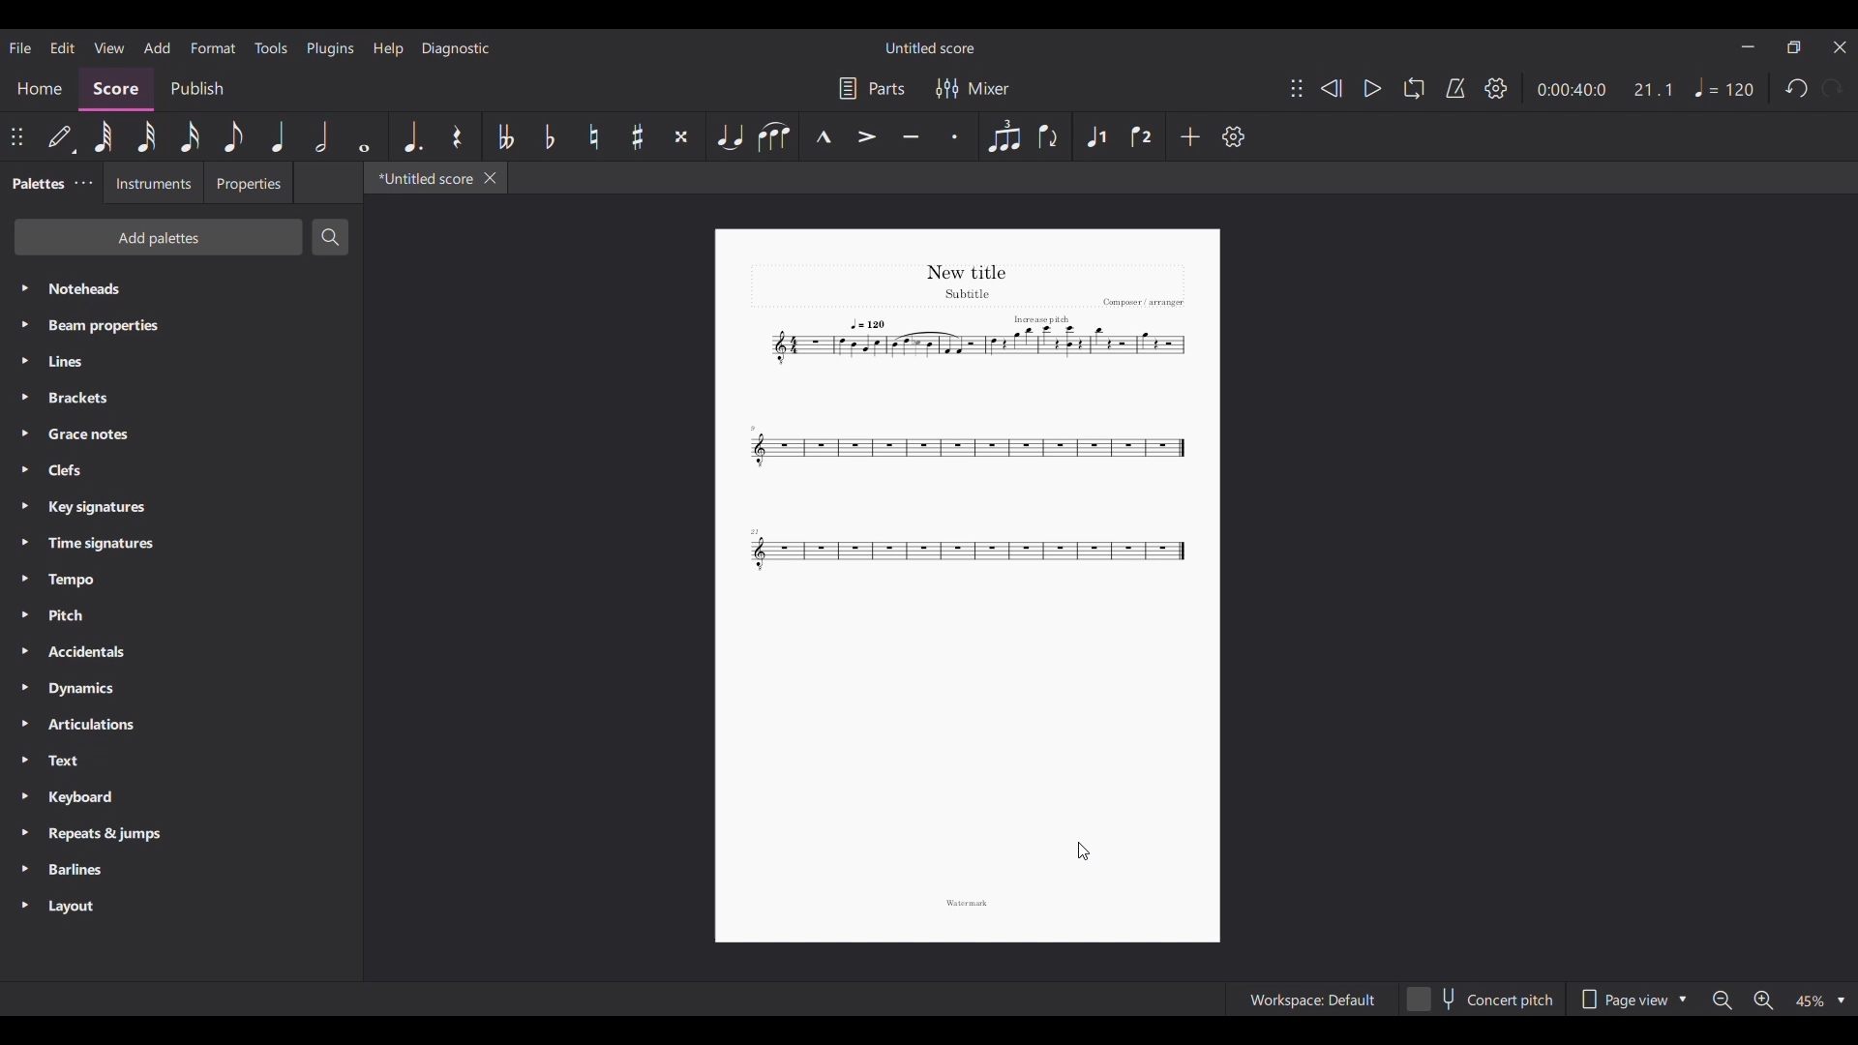 This screenshot has height=1045, width=1858. What do you see at coordinates (182, 326) in the screenshot?
I see `Beam properties` at bounding box center [182, 326].